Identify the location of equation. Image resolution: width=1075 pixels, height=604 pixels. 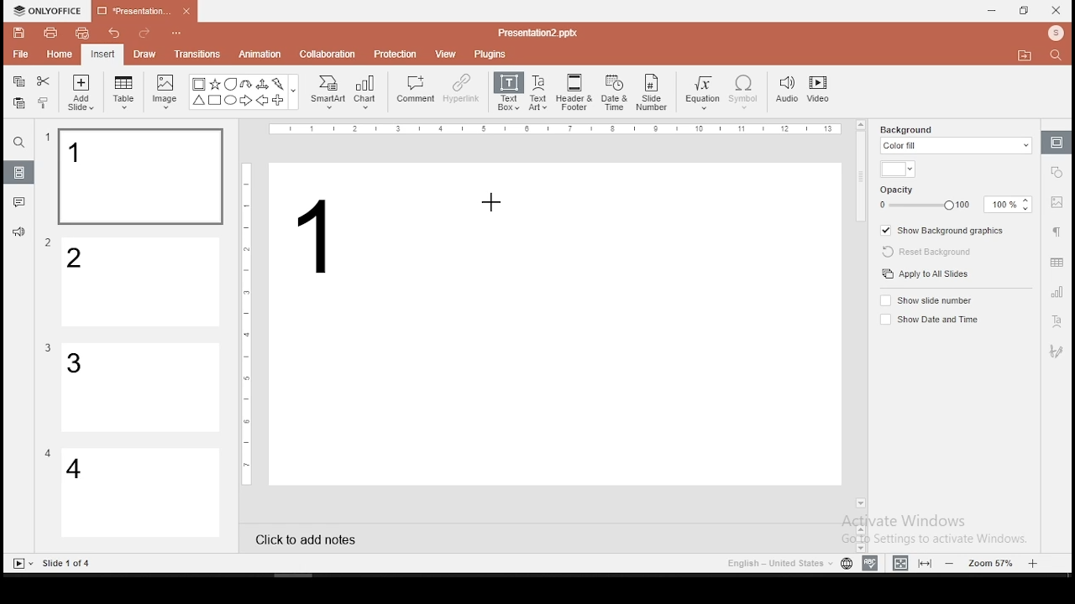
(701, 93).